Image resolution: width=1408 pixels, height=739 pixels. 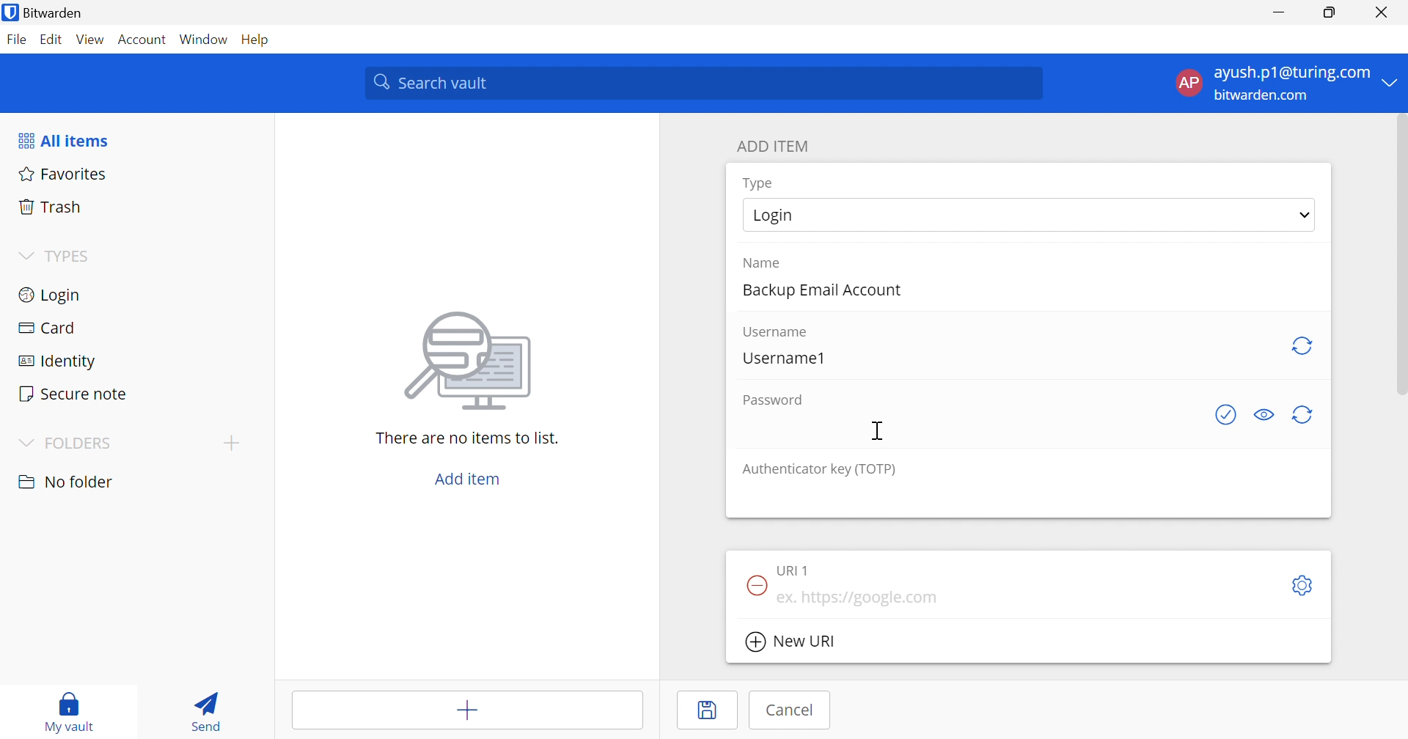 I want to click on ADD ITEM, so click(x=773, y=147).